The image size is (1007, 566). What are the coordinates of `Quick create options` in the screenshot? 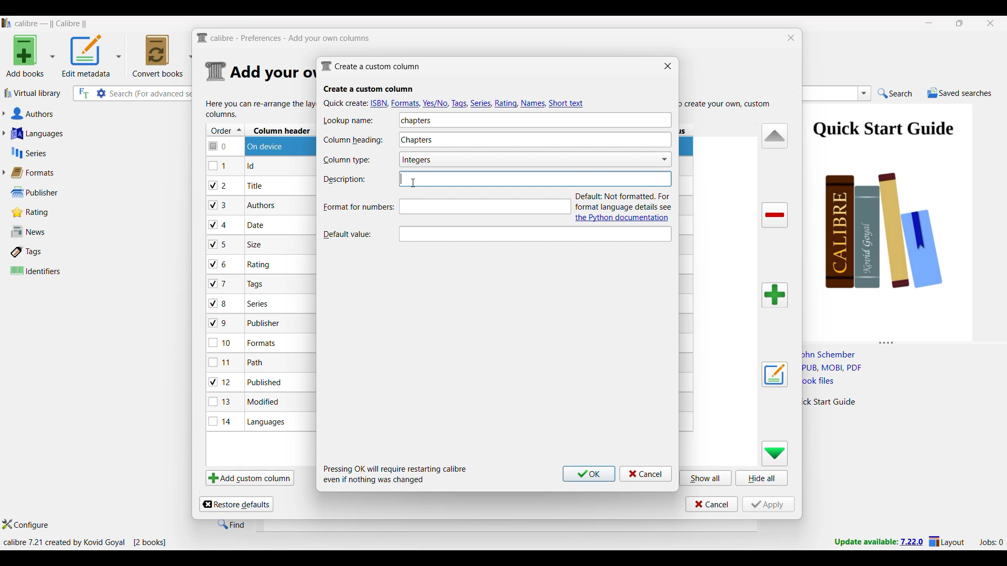 It's located at (455, 103).